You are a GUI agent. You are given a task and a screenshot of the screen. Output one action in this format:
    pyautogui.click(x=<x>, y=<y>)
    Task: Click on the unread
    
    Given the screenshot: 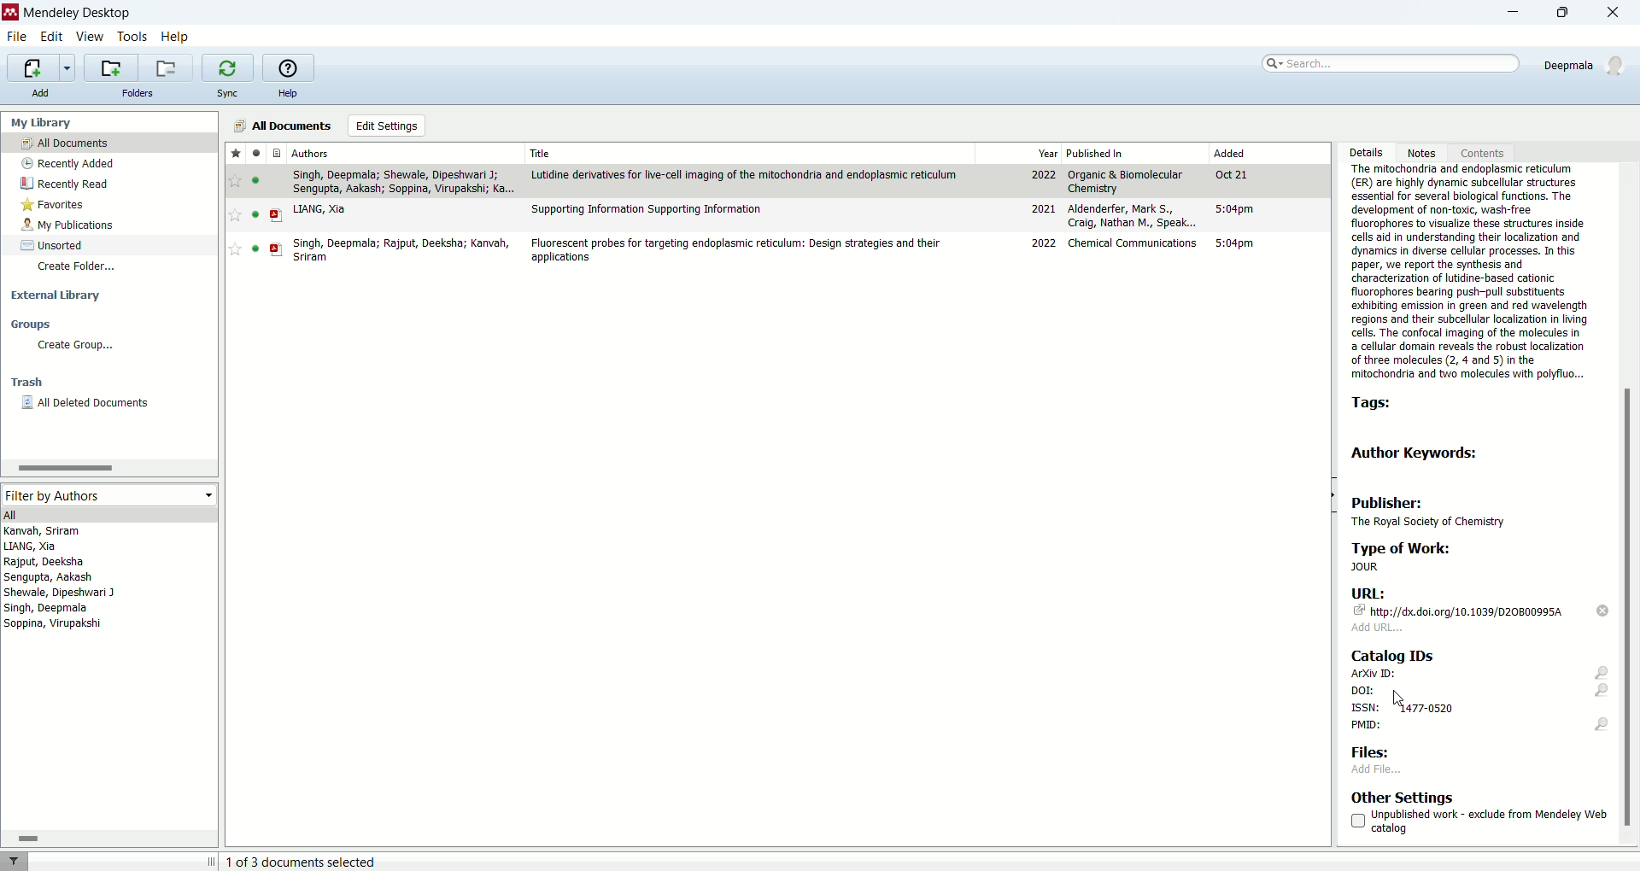 What is the action you would take?
    pyautogui.click(x=255, y=248)
    